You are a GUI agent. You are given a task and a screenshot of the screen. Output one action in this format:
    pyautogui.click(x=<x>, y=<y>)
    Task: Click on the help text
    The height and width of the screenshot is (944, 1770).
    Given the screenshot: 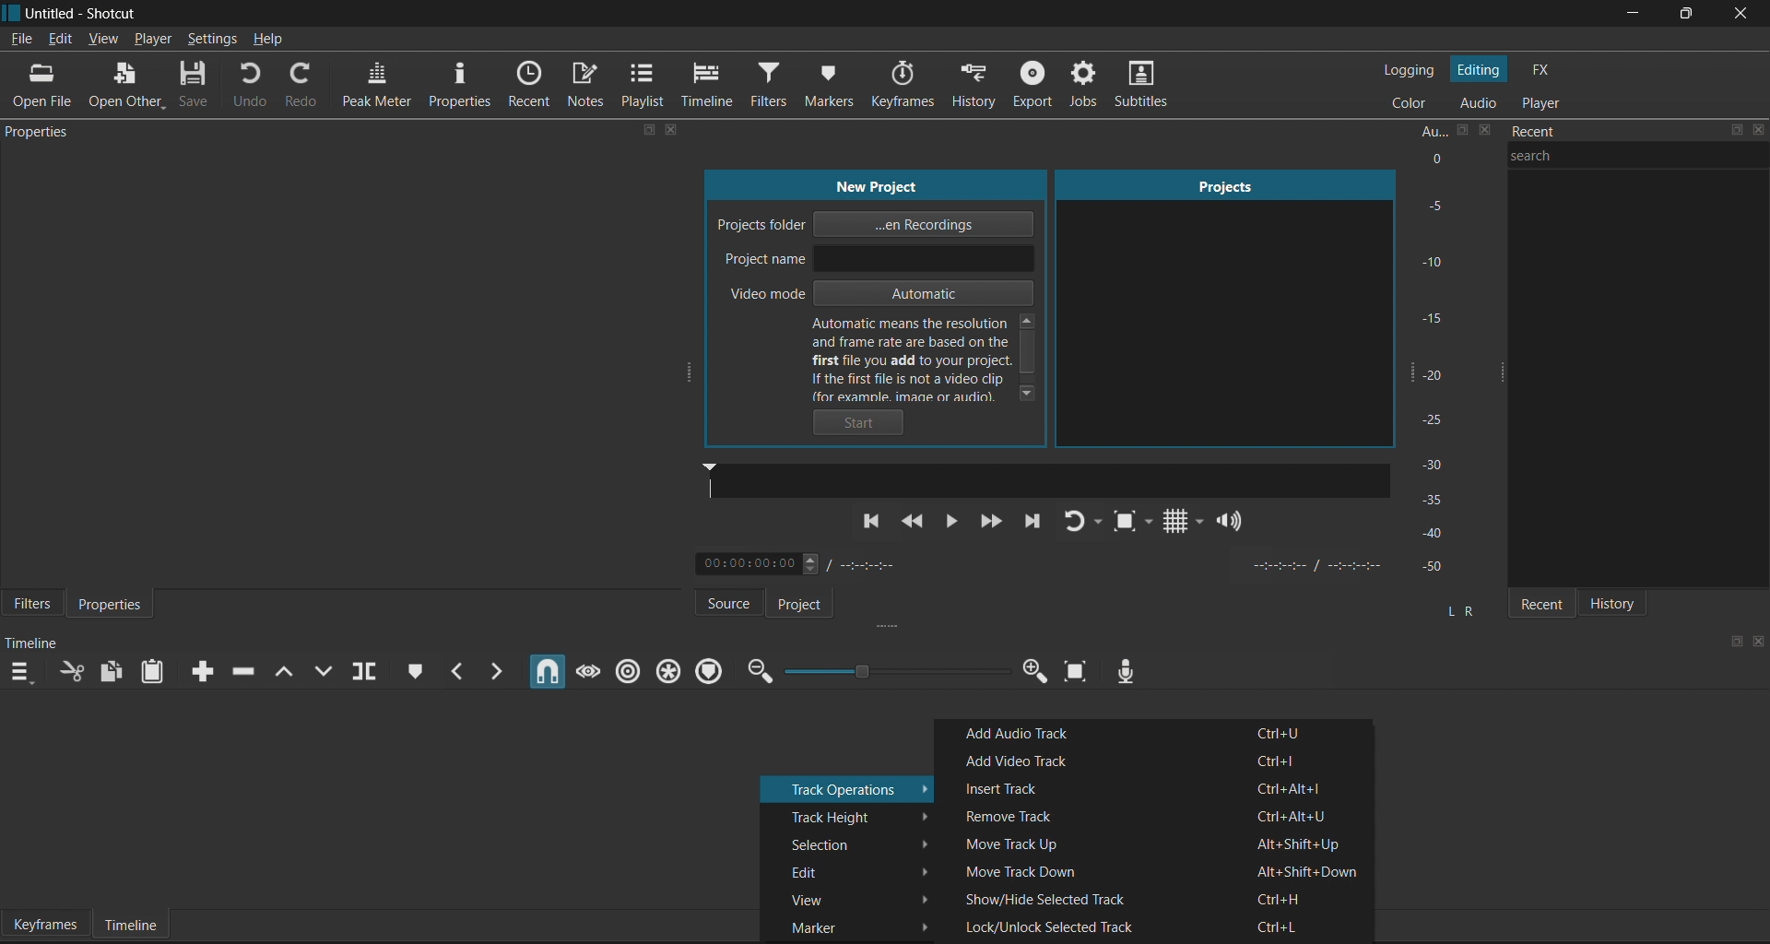 What is the action you would take?
    pyautogui.click(x=931, y=359)
    